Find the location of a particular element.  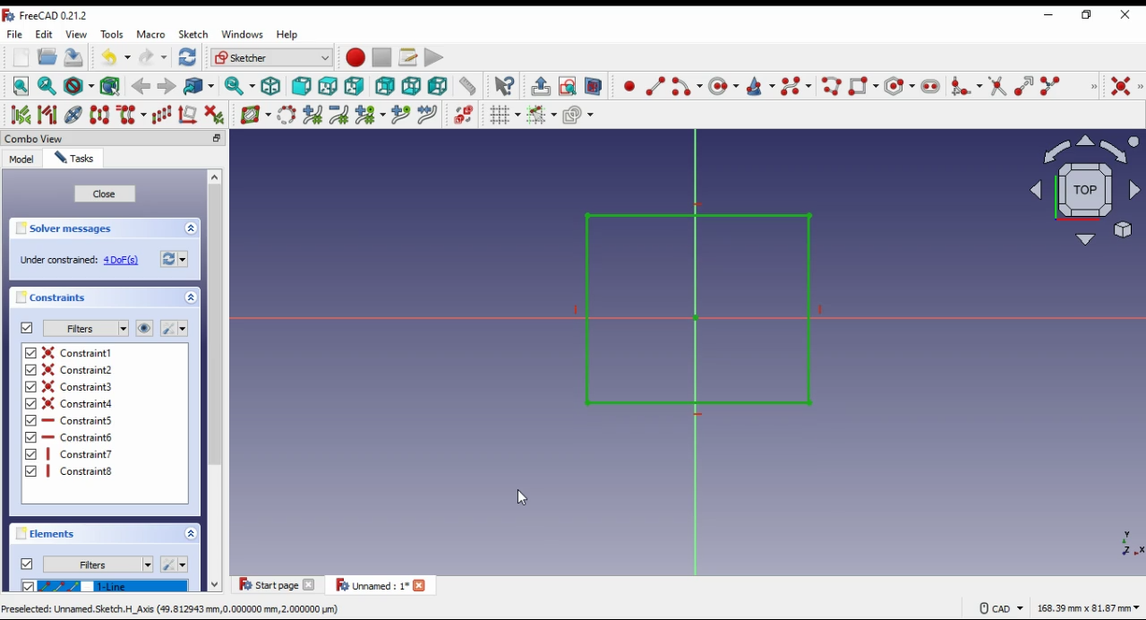

scroll bar is located at coordinates (217, 382).